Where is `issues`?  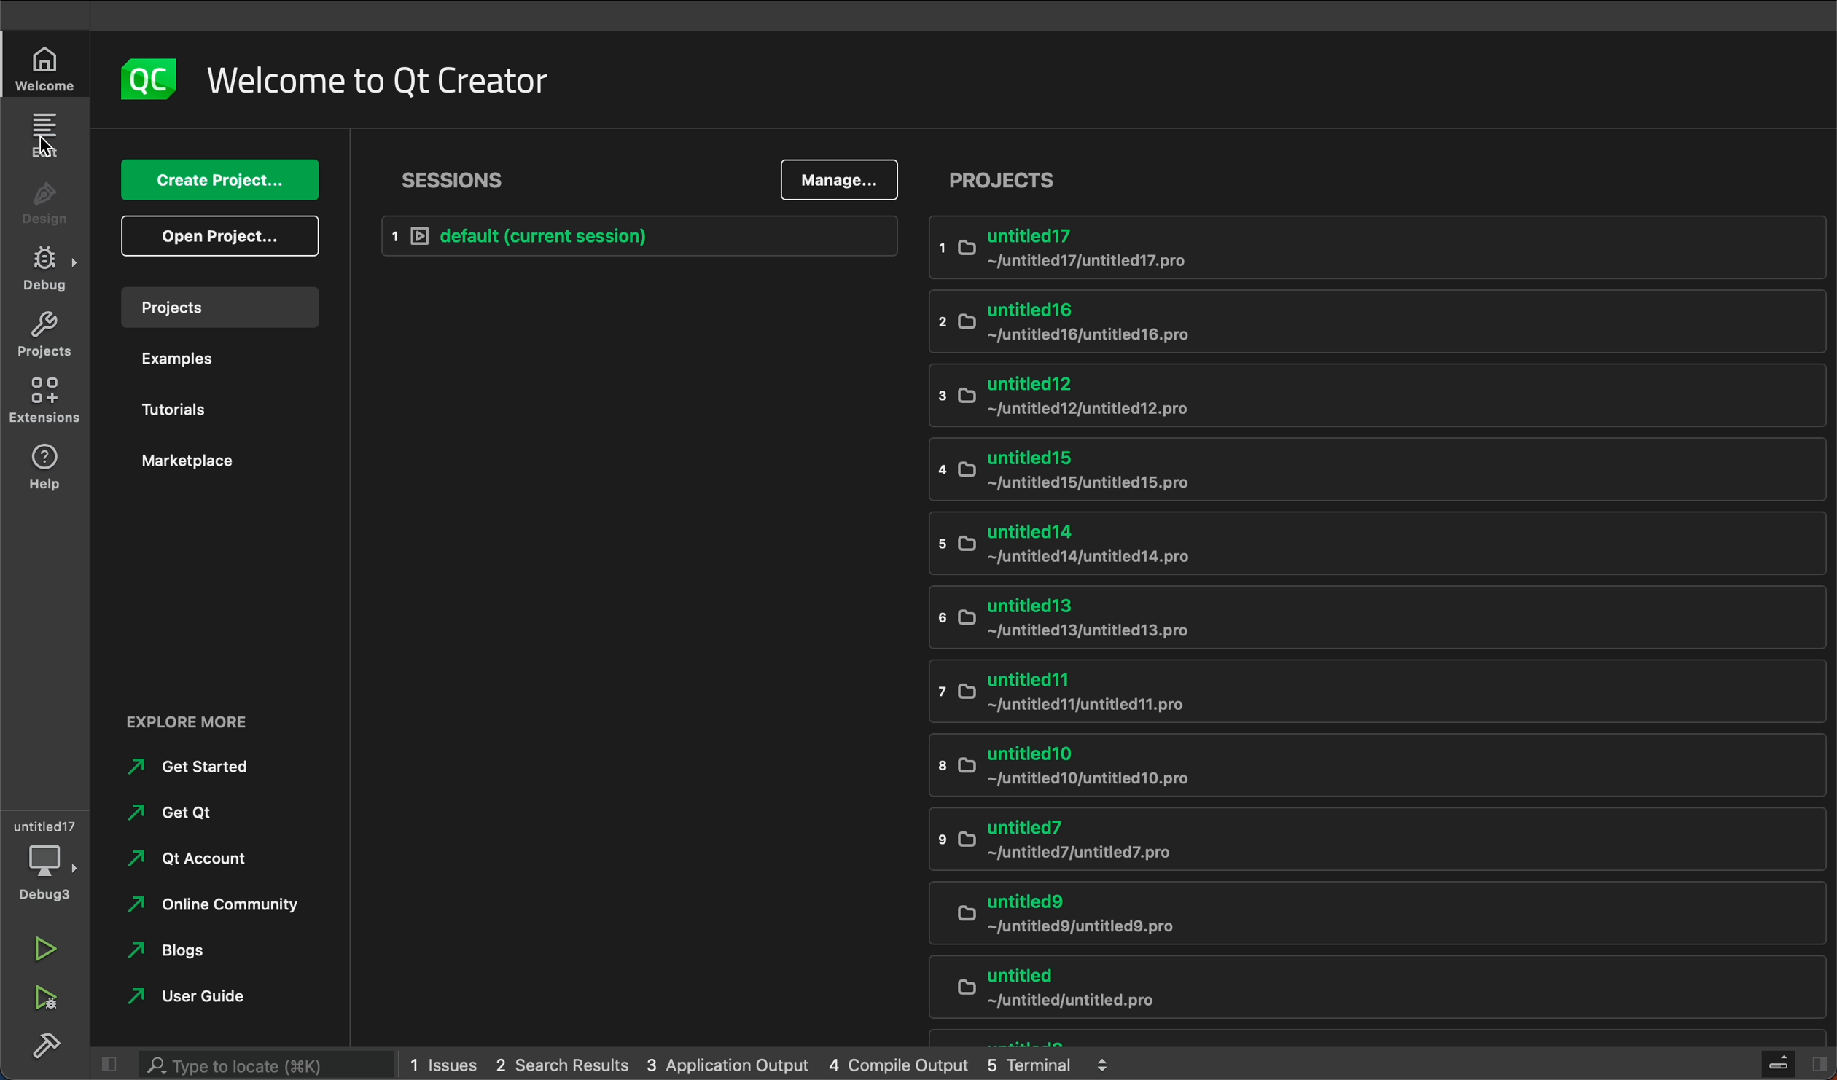 issues is located at coordinates (443, 1065).